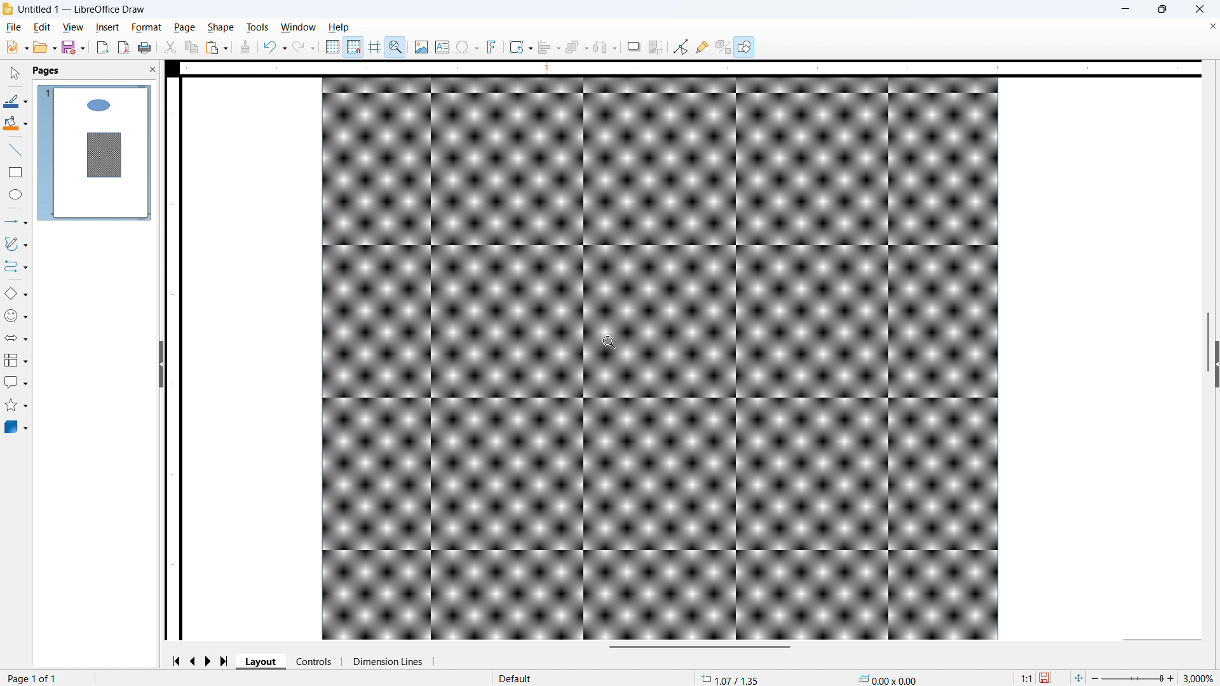 The height and width of the screenshot is (686, 1220). Describe the element at coordinates (43, 28) in the screenshot. I see `Edit ` at that location.